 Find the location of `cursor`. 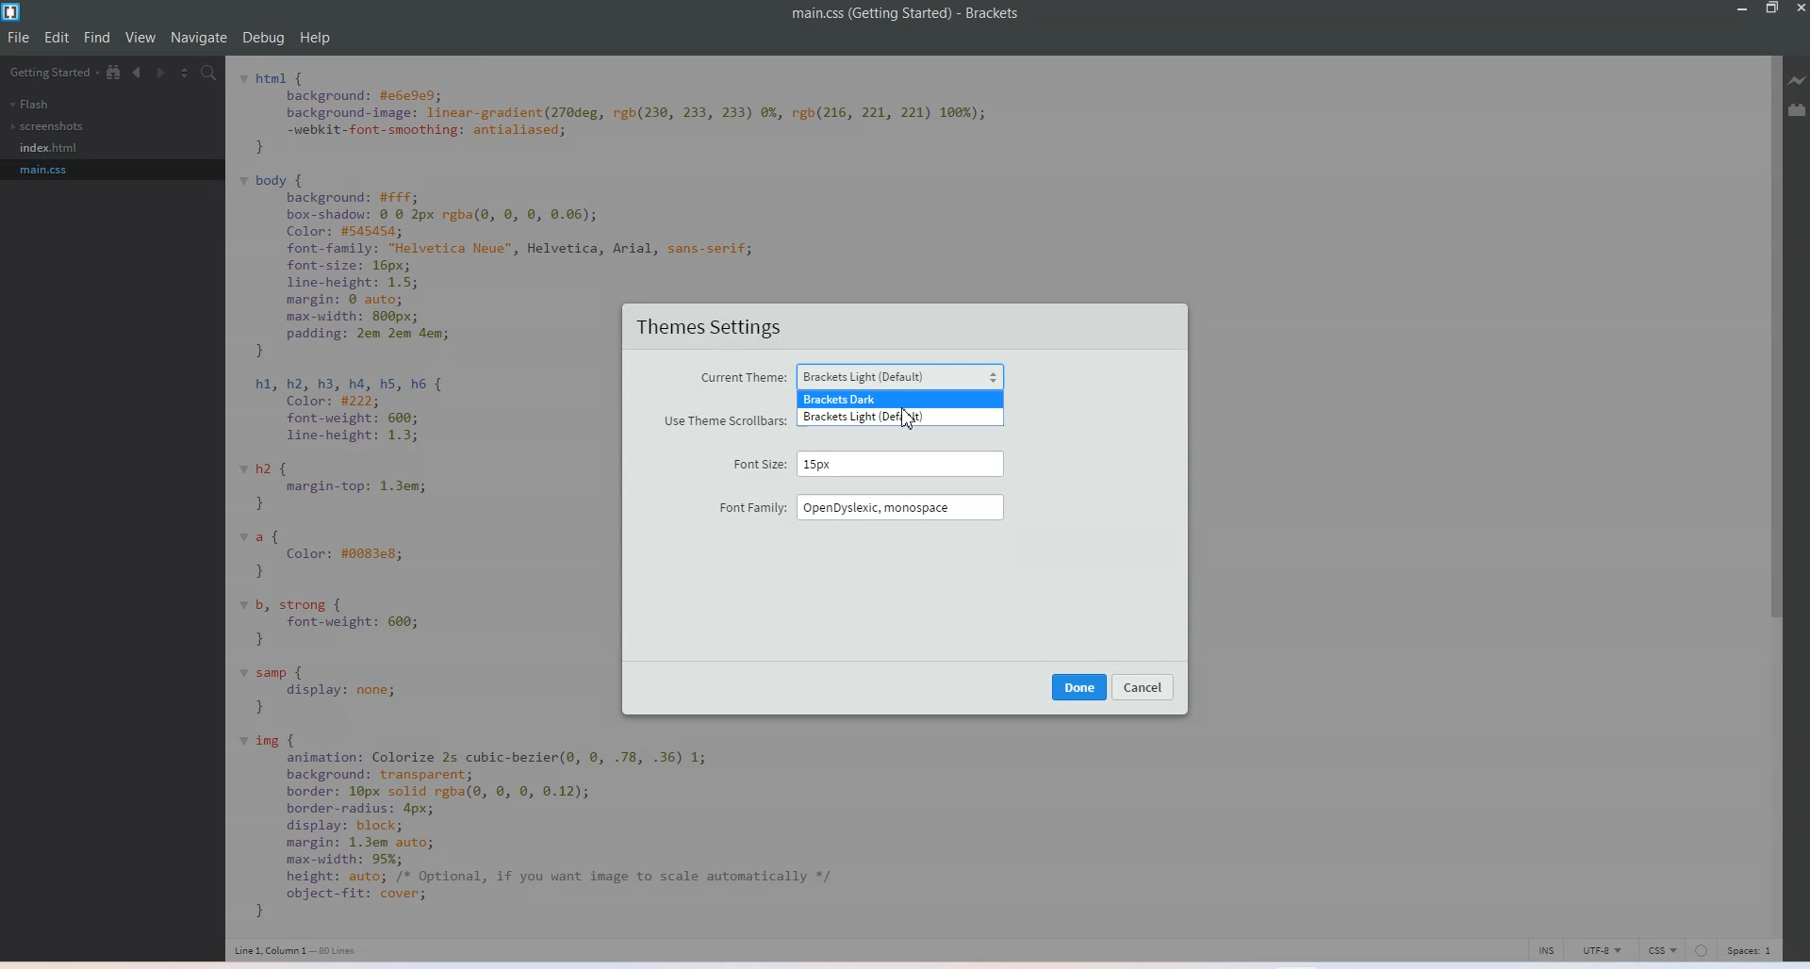

cursor is located at coordinates (916, 420).